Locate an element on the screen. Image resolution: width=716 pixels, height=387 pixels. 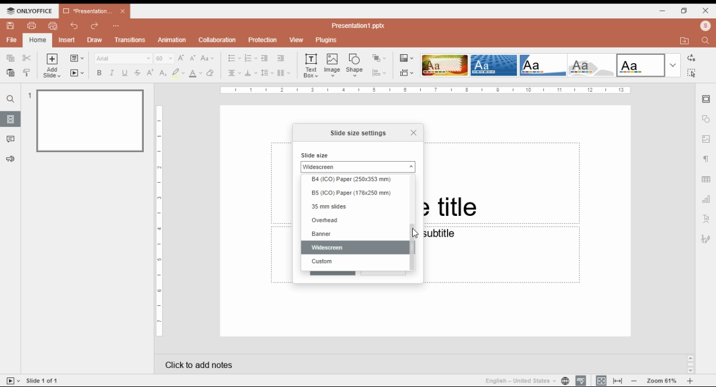
insert shape is located at coordinates (355, 65).